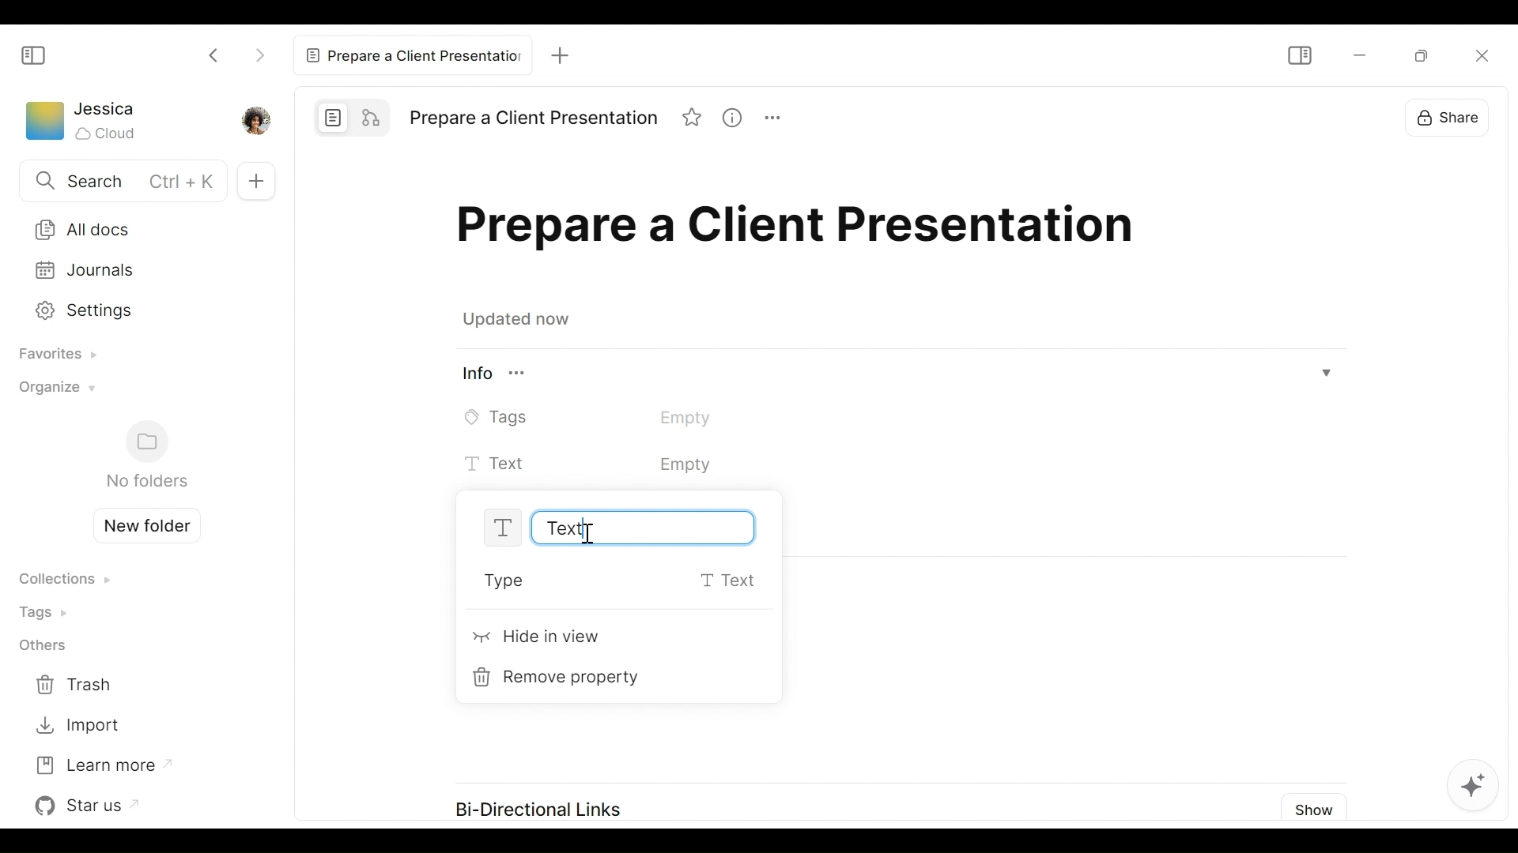 The width and height of the screenshot is (1518, 853). I want to click on Favorite, so click(693, 119).